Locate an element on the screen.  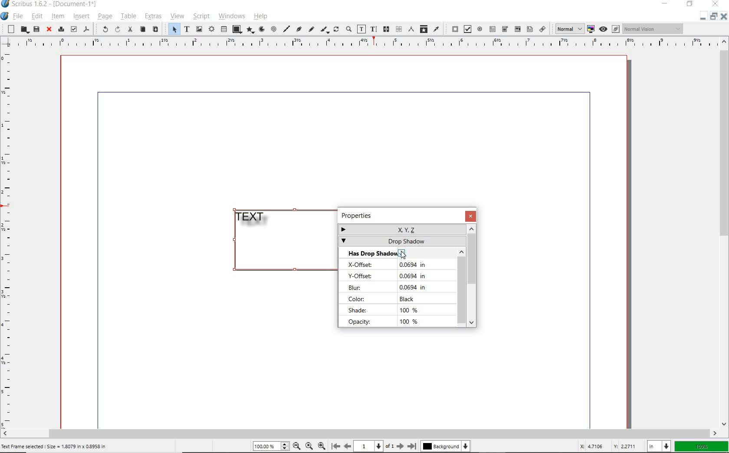
Next Page is located at coordinates (401, 446).